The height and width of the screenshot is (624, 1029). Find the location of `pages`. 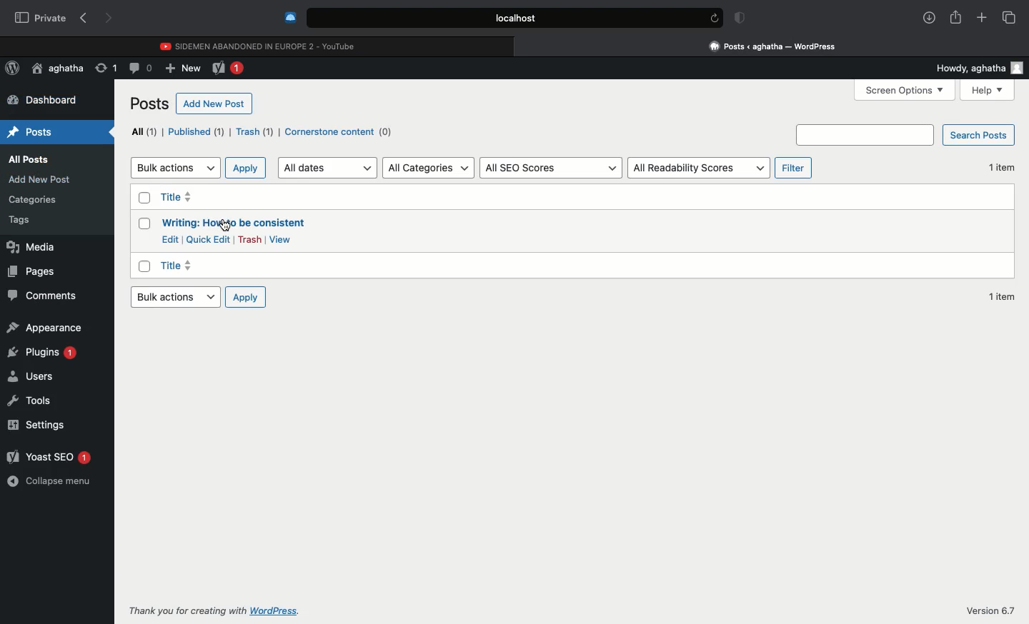

pages is located at coordinates (45, 273).